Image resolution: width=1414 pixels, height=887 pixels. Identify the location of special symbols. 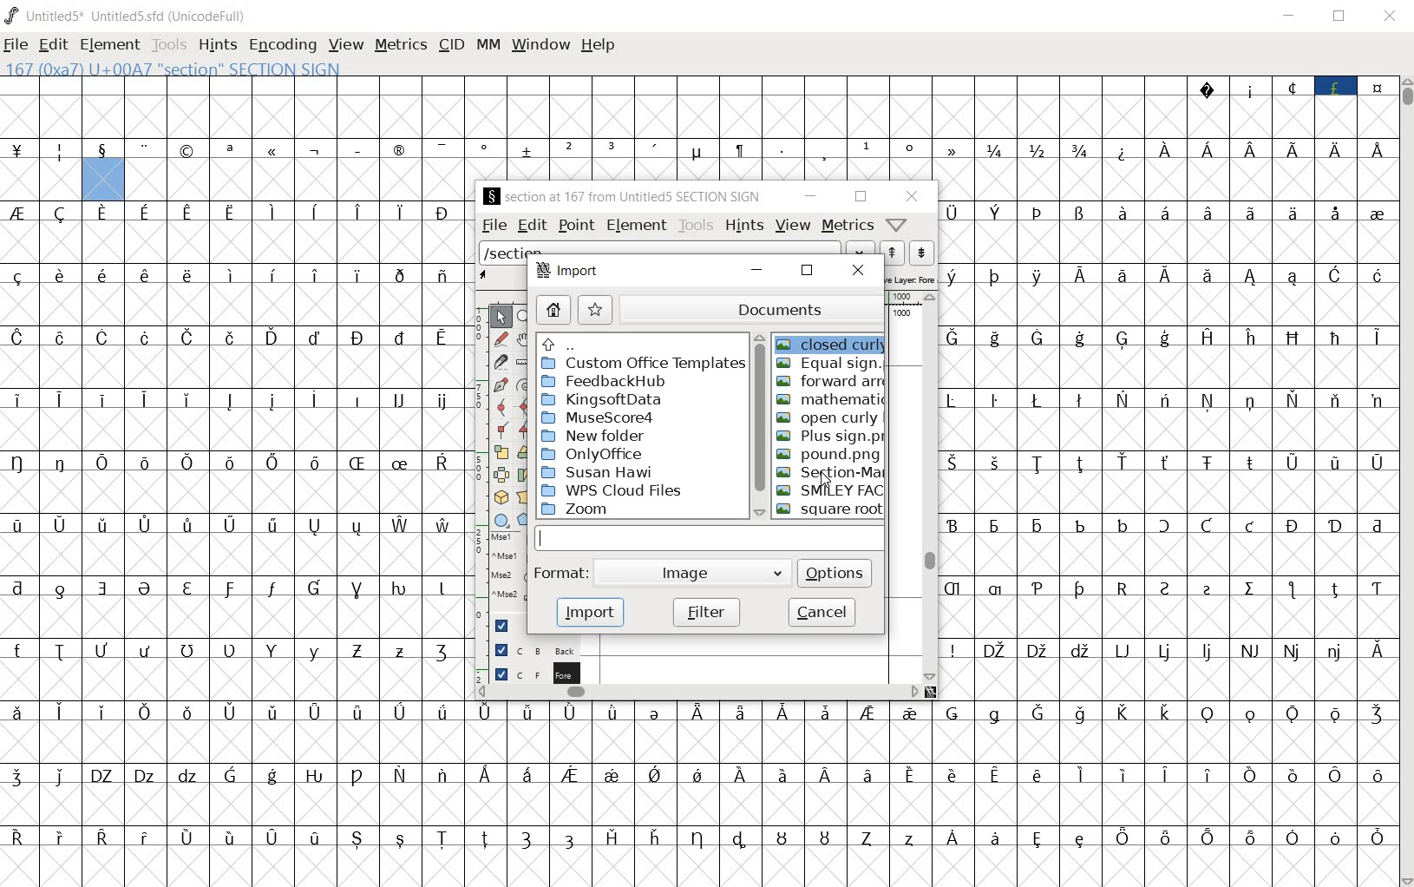
(1290, 84).